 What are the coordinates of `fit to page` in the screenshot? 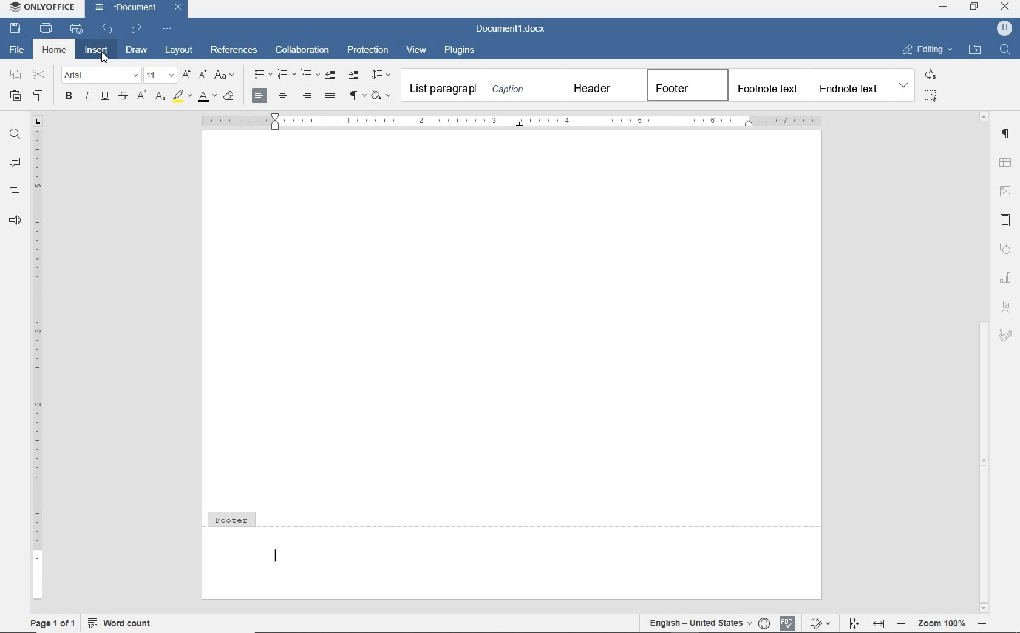 It's located at (854, 623).